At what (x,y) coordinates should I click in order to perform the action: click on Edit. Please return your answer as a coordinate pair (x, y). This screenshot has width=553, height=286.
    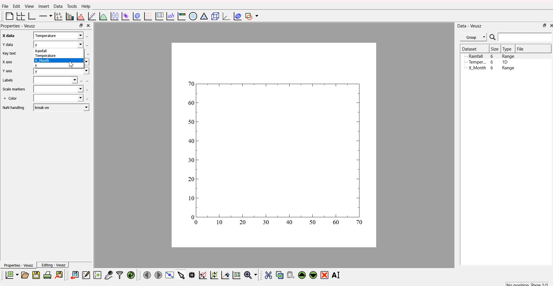
    Looking at the image, I should click on (16, 6).